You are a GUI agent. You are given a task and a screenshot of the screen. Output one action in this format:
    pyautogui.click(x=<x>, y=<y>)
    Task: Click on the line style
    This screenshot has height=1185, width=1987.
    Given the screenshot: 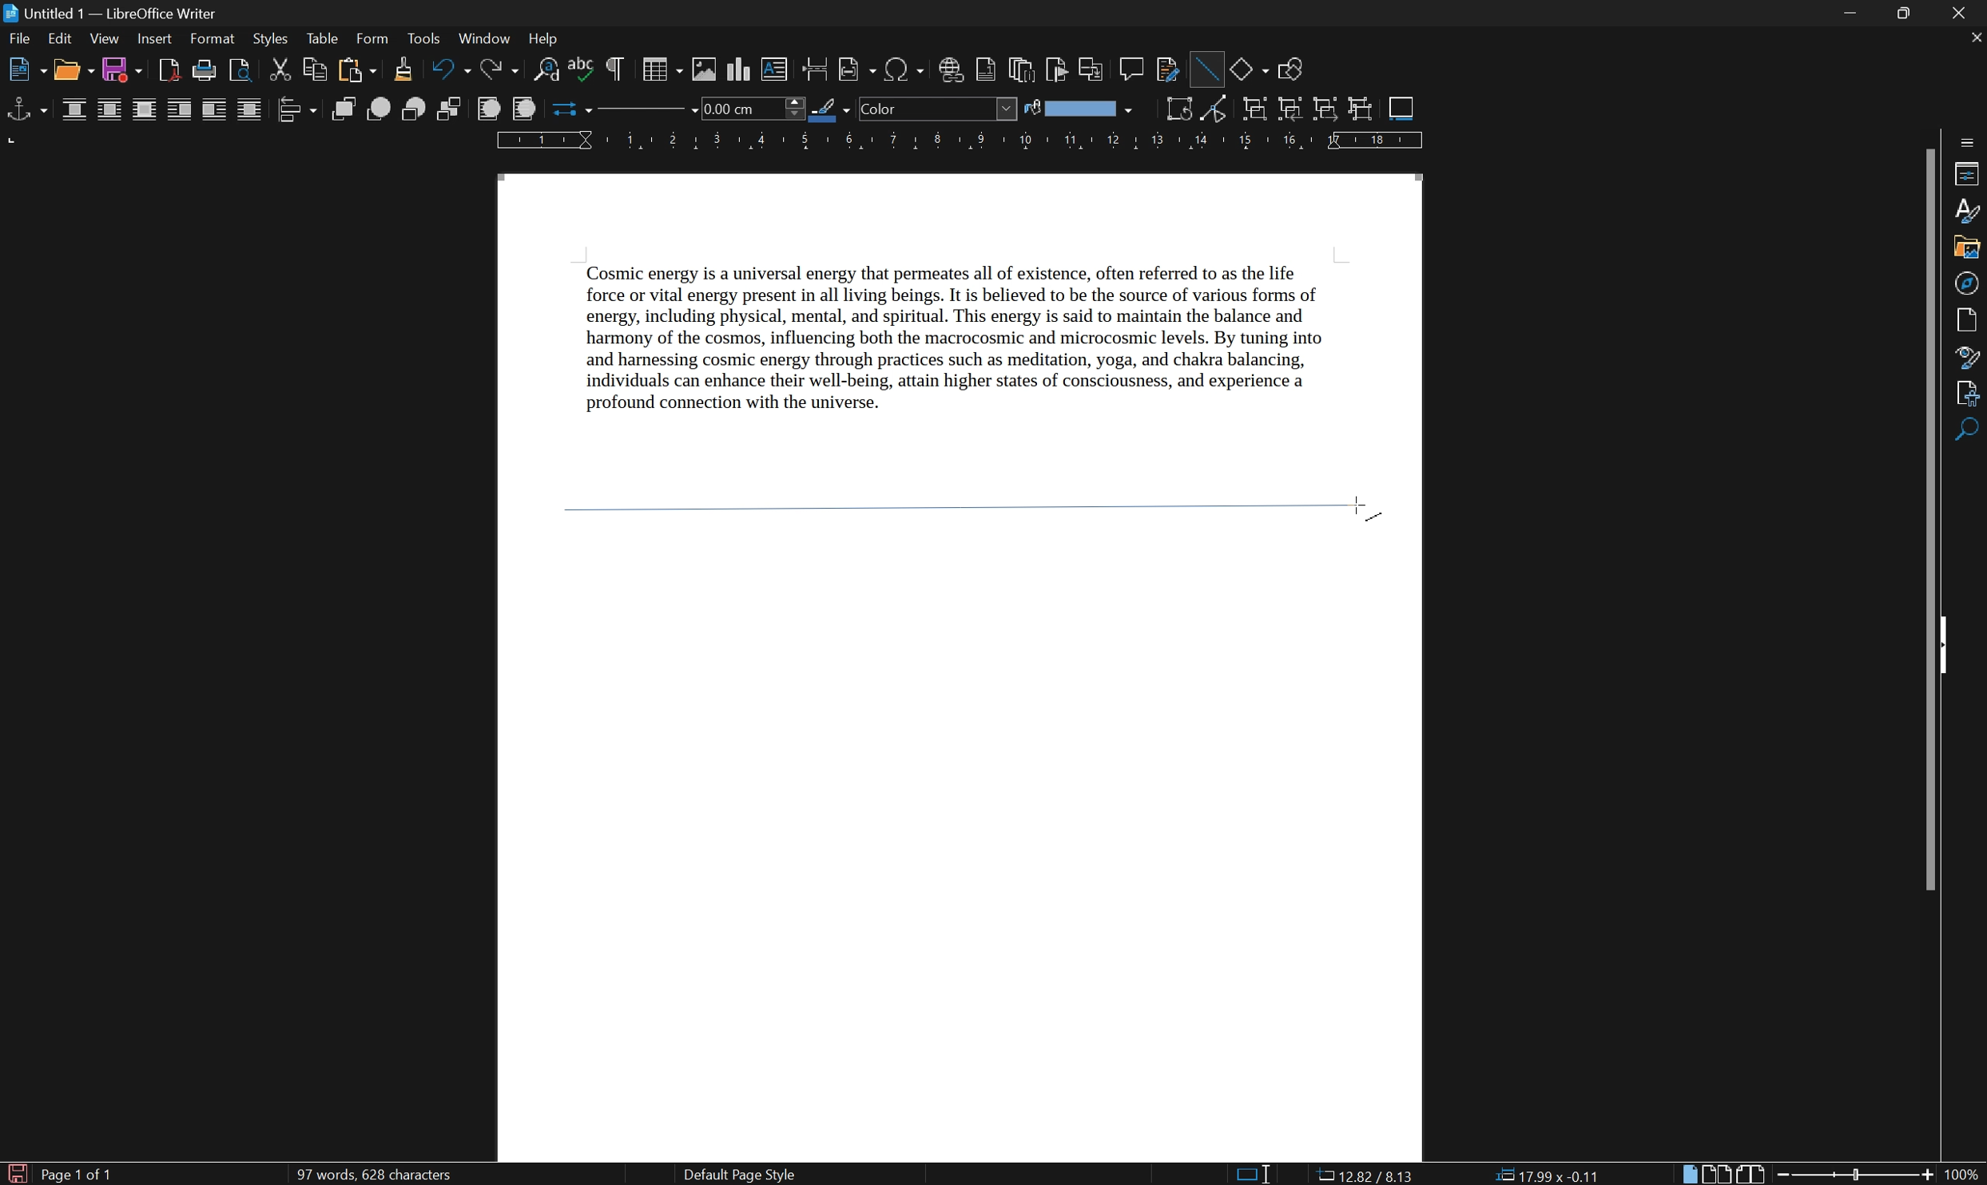 What is the action you would take?
    pyautogui.click(x=638, y=113)
    